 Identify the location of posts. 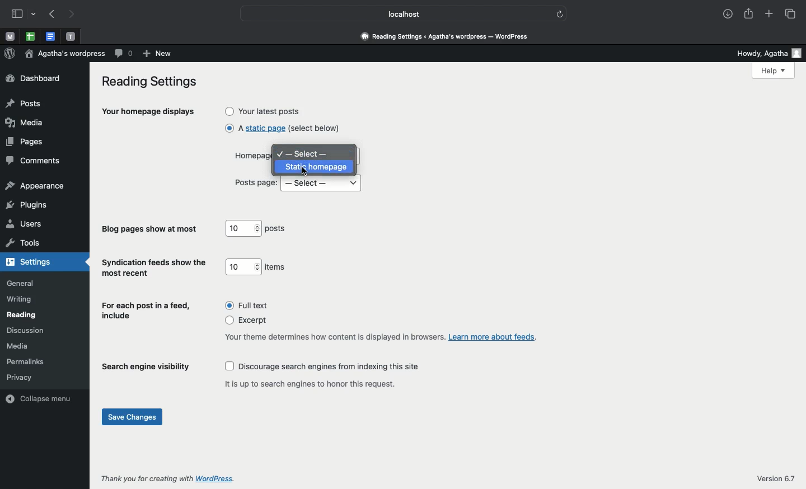
(24, 105).